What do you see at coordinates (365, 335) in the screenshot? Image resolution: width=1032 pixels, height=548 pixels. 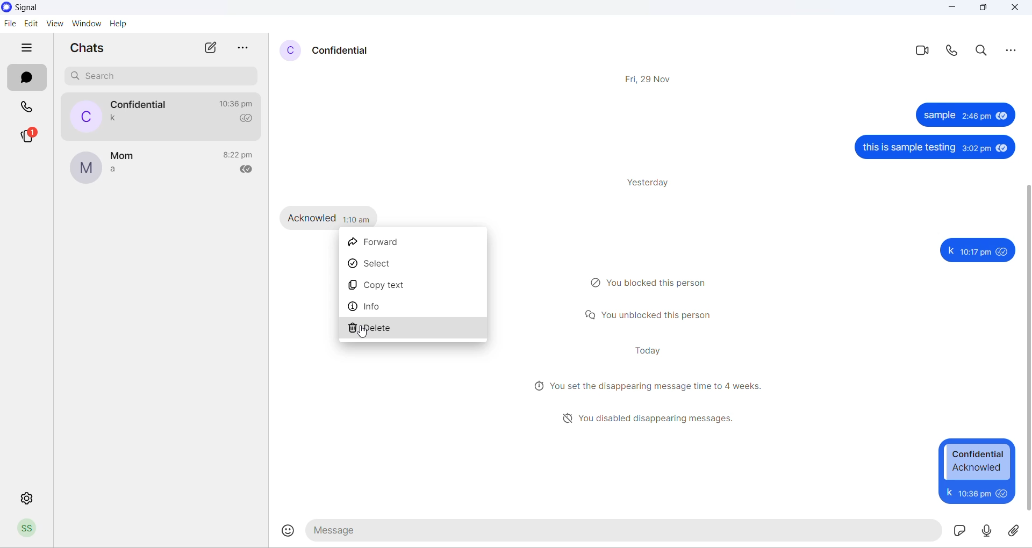 I see `cursor` at bounding box center [365, 335].